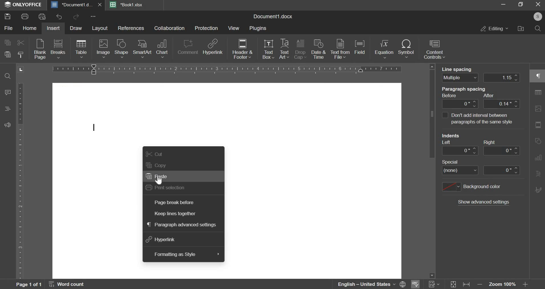 The width and height of the screenshot is (545, 289). Describe the element at coordinates (504, 6) in the screenshot. I see `minimize` at that location.